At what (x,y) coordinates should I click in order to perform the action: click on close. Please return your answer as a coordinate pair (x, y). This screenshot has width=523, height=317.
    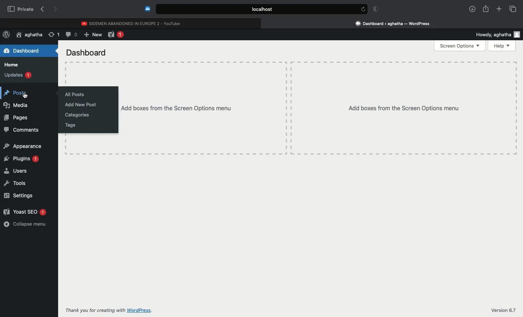
    Looking at the image, I should click on (265, 23).